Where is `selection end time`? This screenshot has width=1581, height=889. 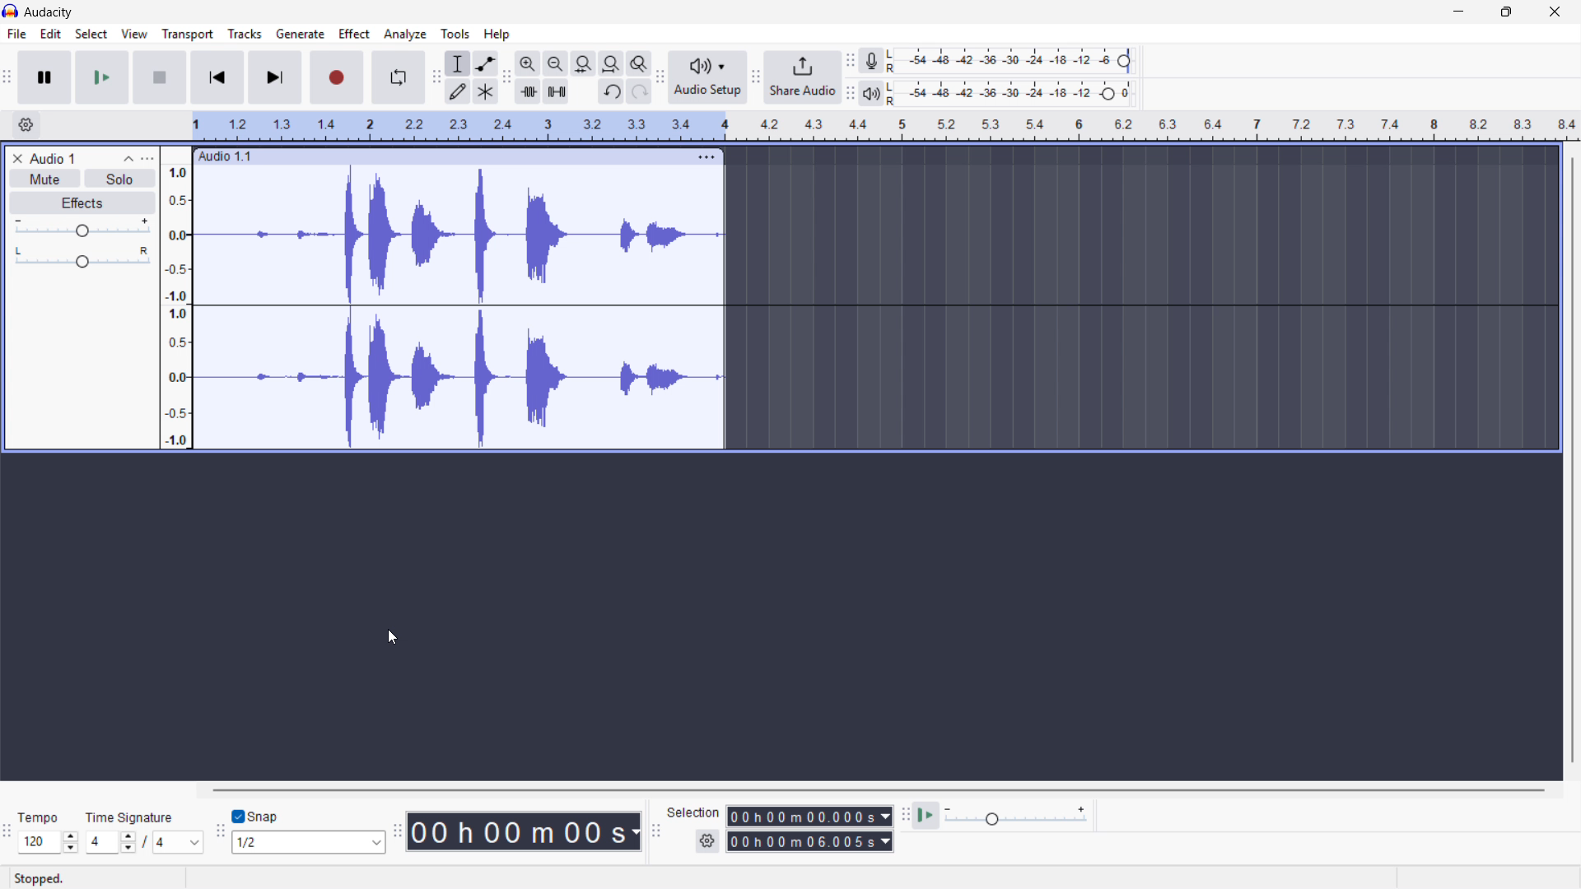
selection end time is located at coordinates (809, 842).